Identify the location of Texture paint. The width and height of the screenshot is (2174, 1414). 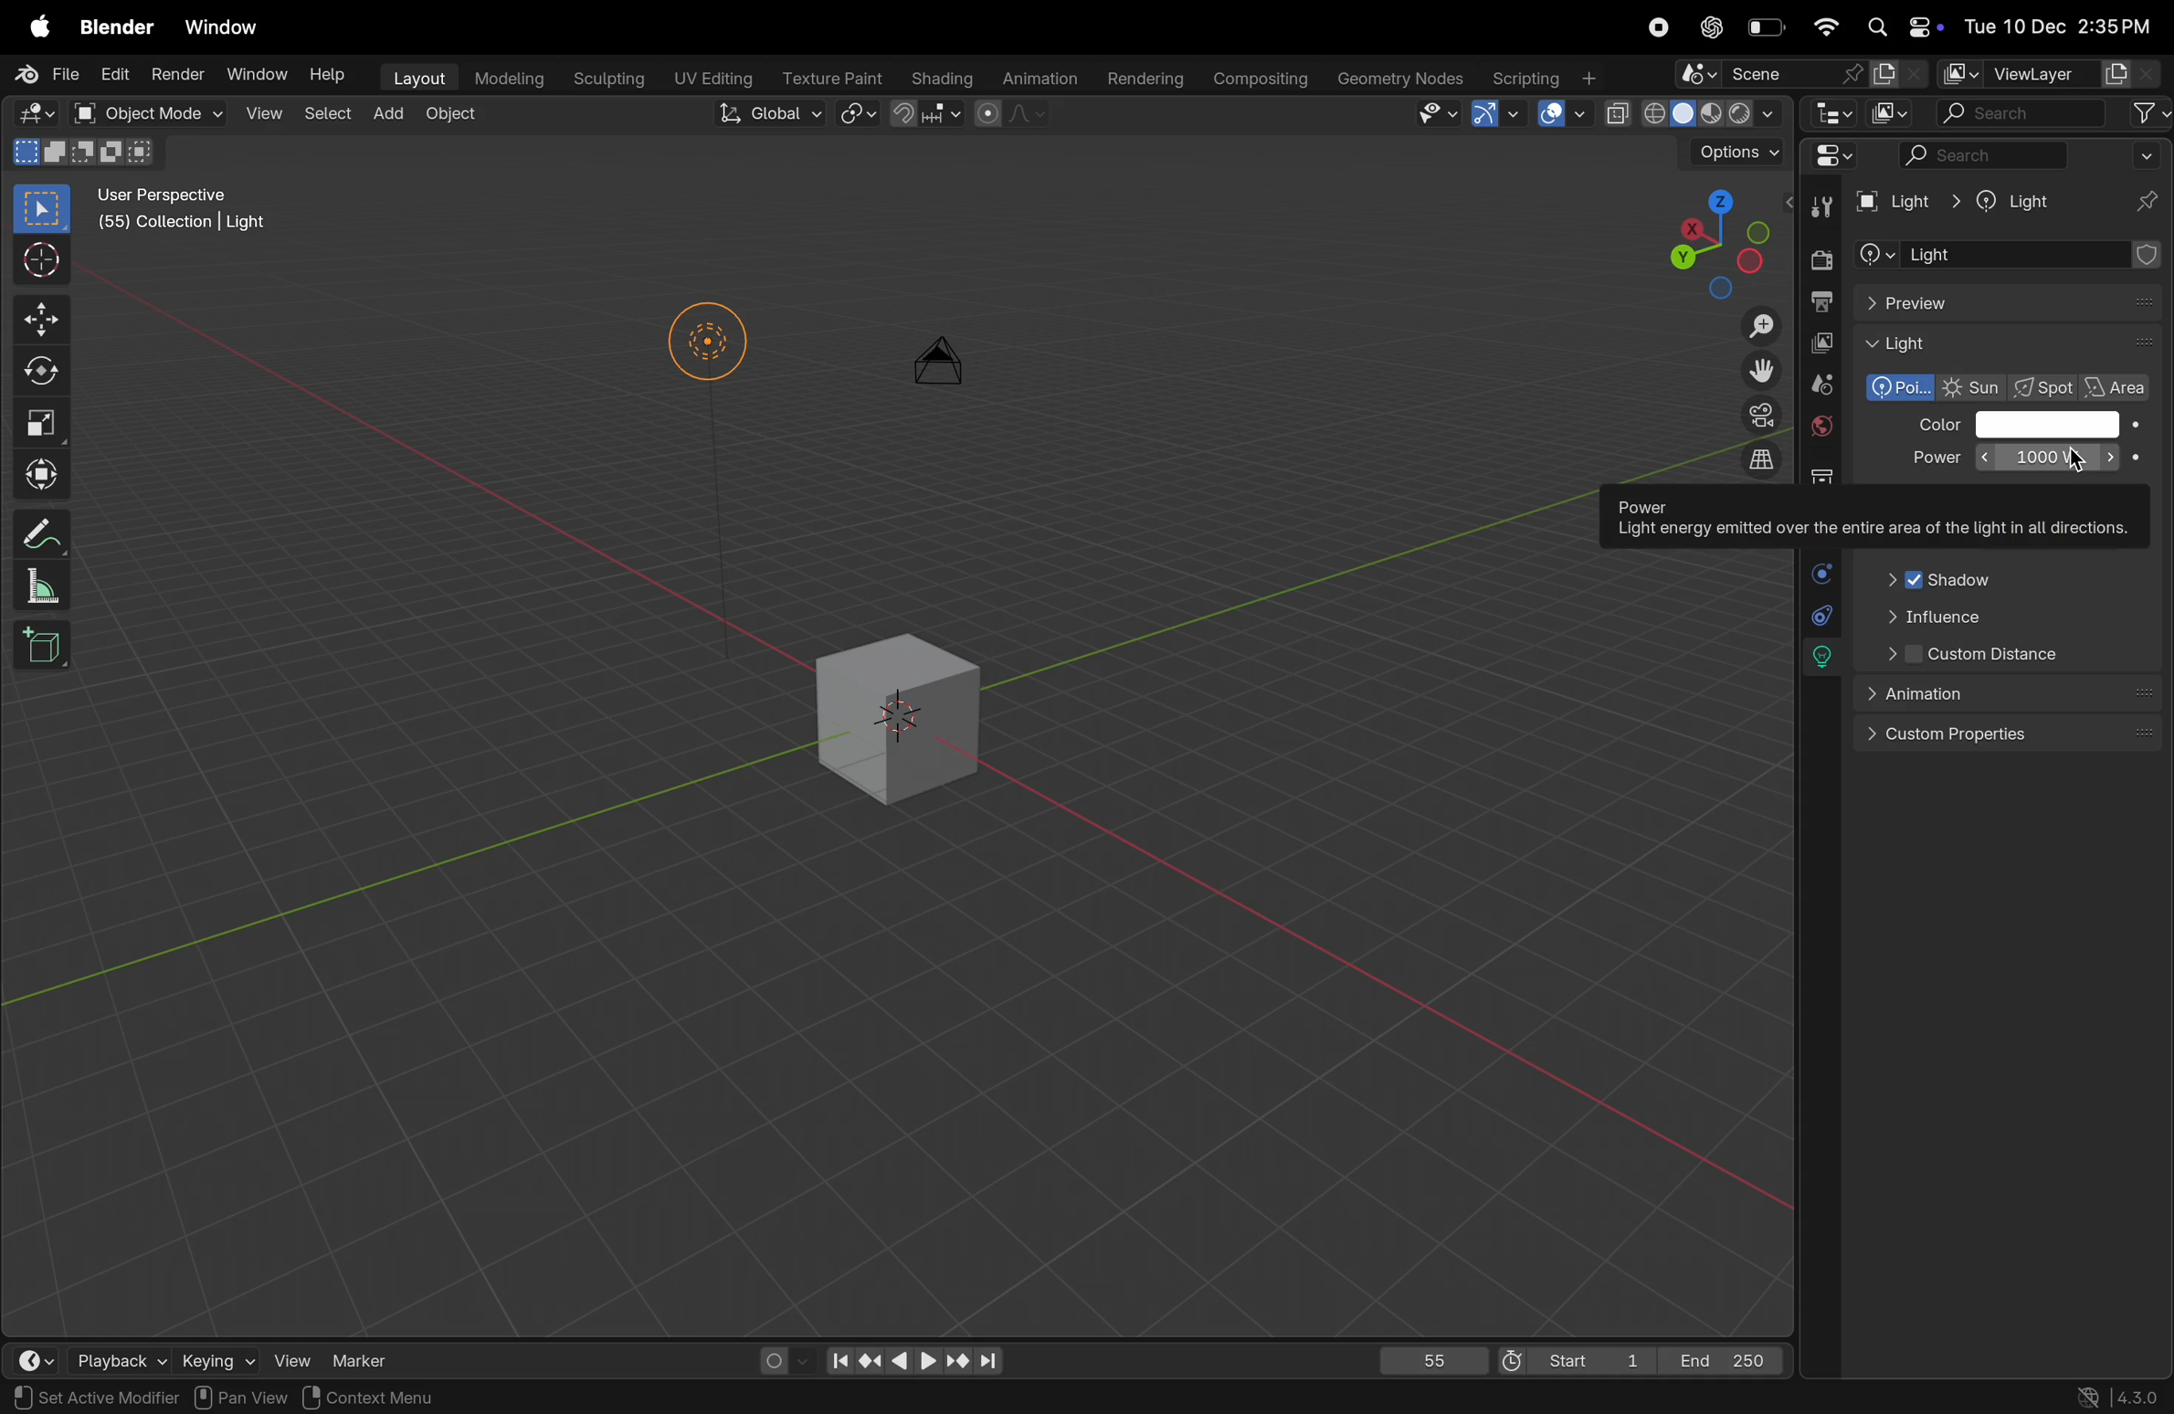
(832, 77).